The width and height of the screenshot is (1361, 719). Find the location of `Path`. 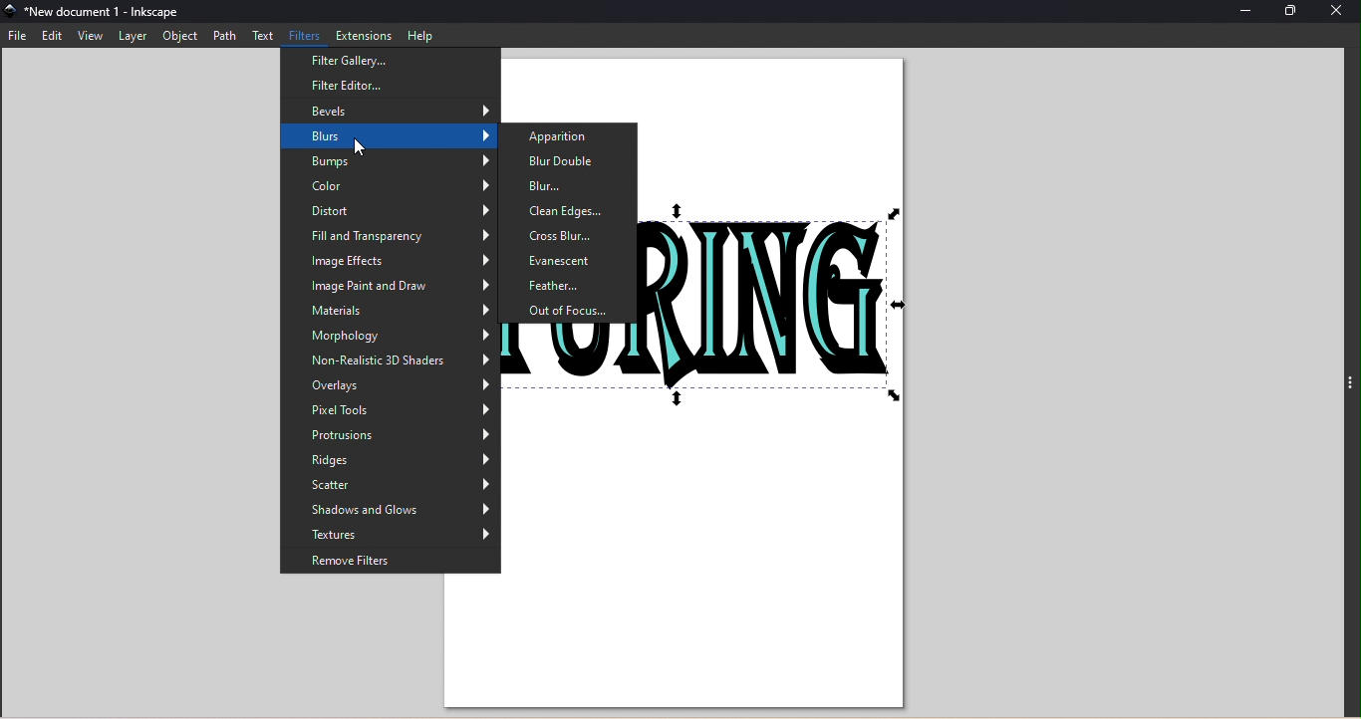

Path is located at coordinates (227, 36).